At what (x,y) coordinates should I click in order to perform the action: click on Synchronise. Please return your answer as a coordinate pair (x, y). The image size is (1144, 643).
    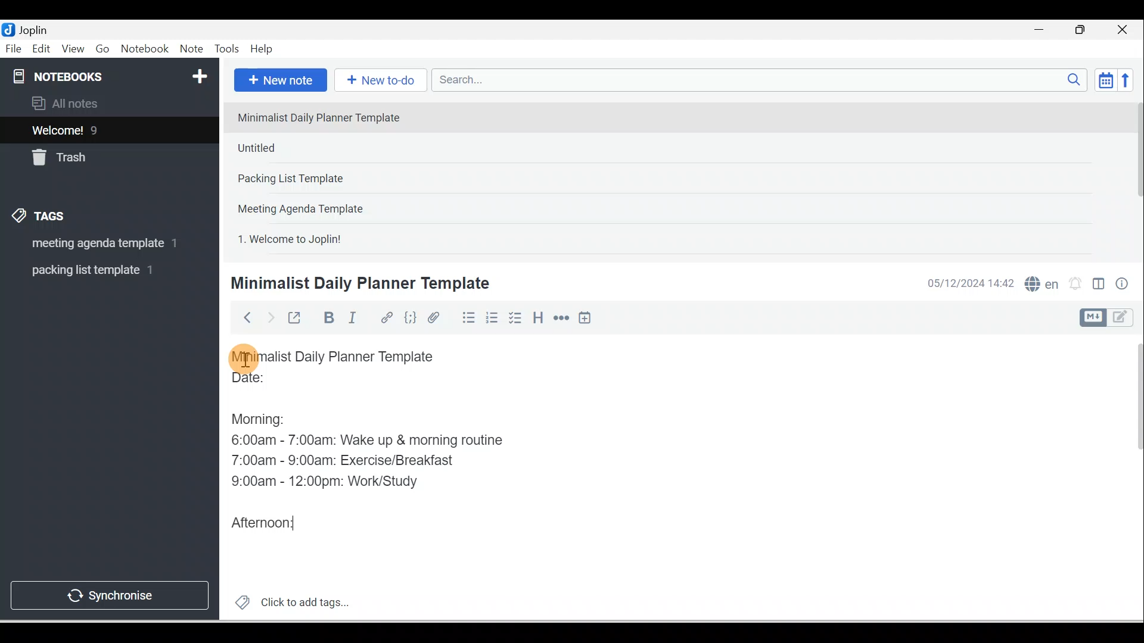
    Looking at the image, I should click on (108, 593).